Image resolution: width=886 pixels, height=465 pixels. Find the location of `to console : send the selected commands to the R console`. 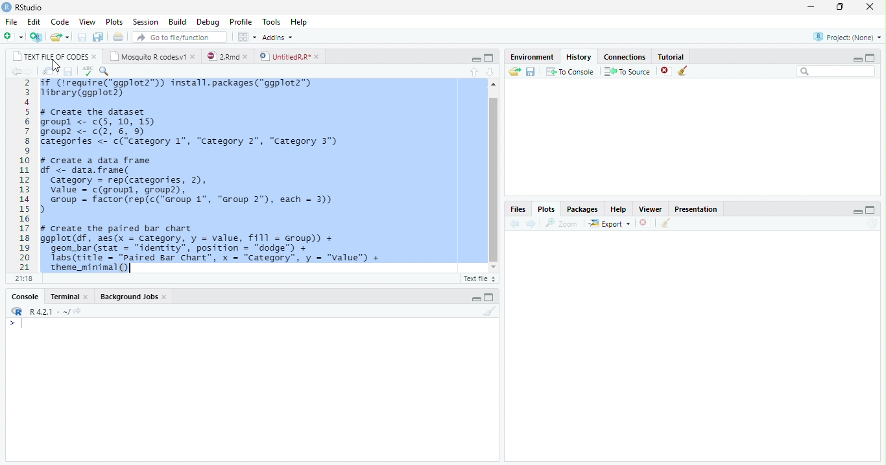

to console : send the selected commands to the R console is located at coordinates (569, 71).